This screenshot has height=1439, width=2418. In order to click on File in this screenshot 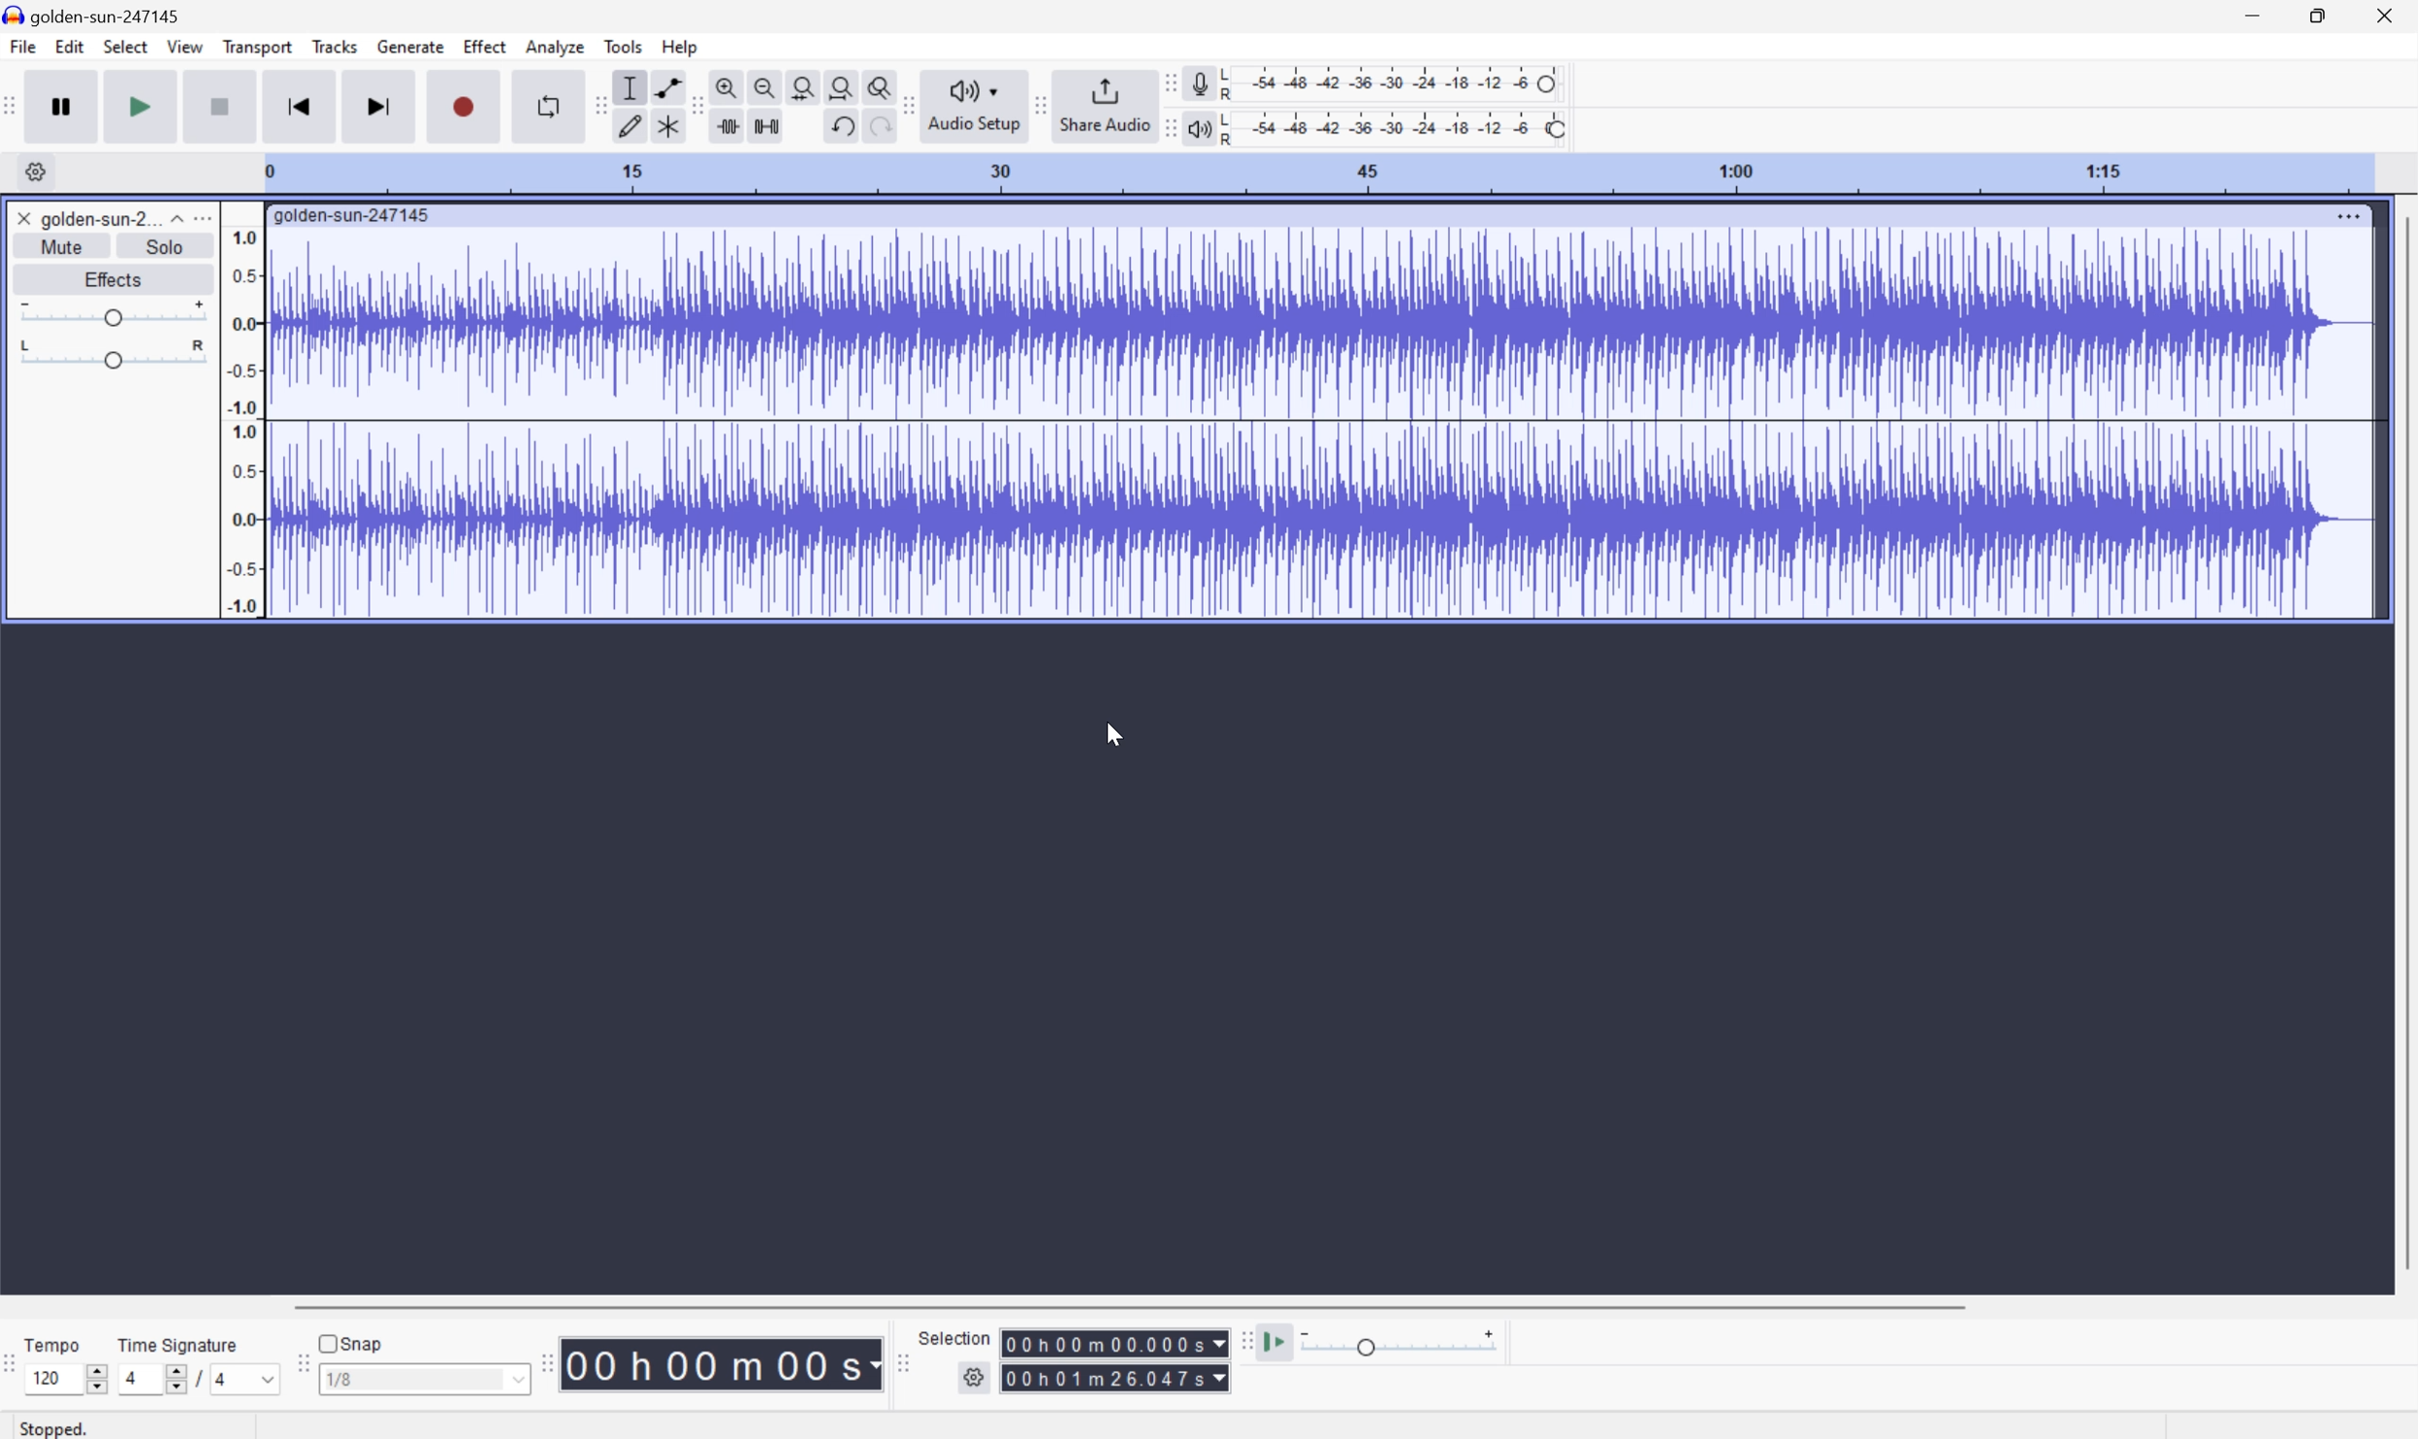, I will do `click(21, 46)`.